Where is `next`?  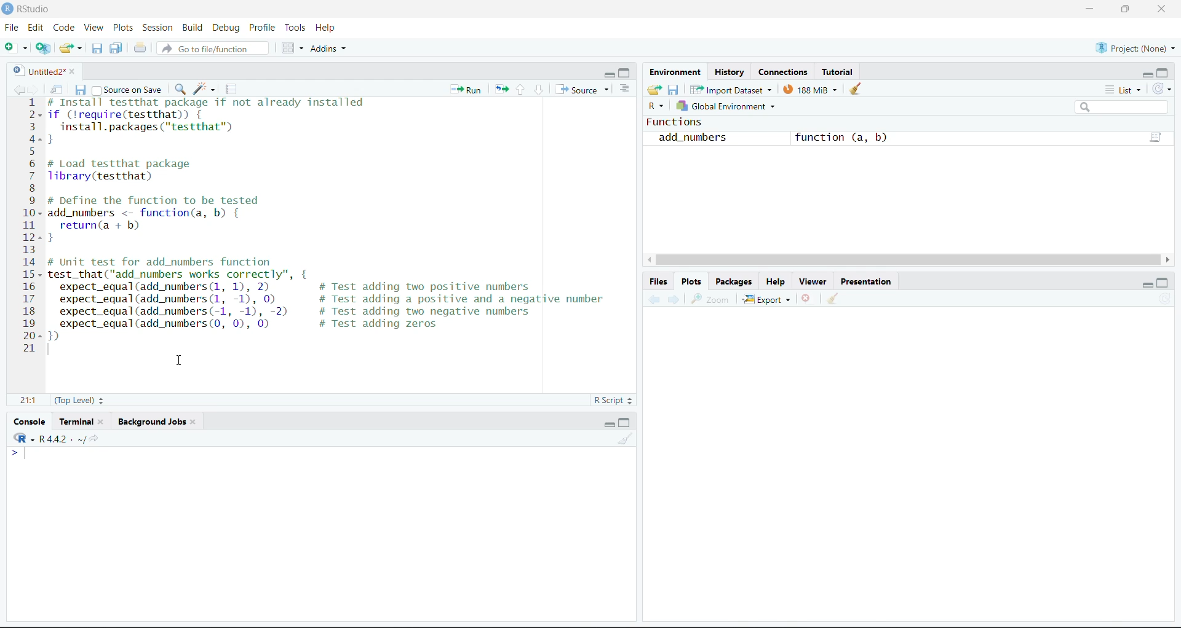 next is located at coordinates (34, 88).